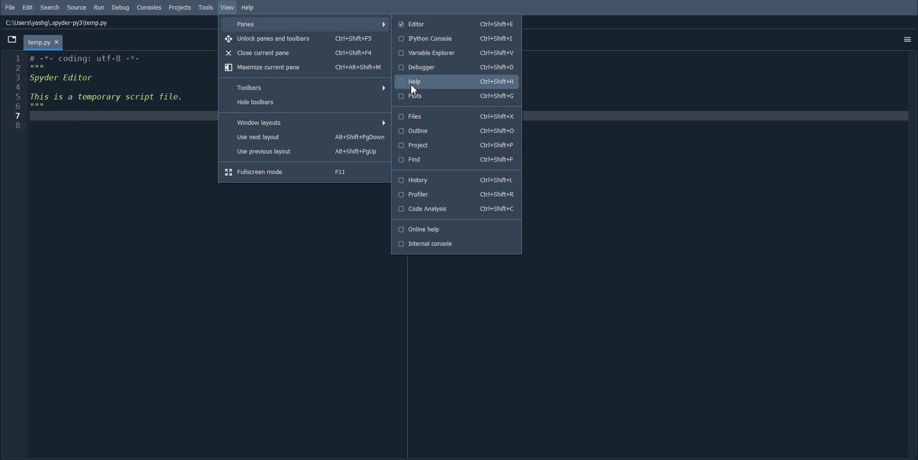  What do you see at coordinates (120, 8) in the screenshot?
I see `Debug` at bounding box center [120, 8].